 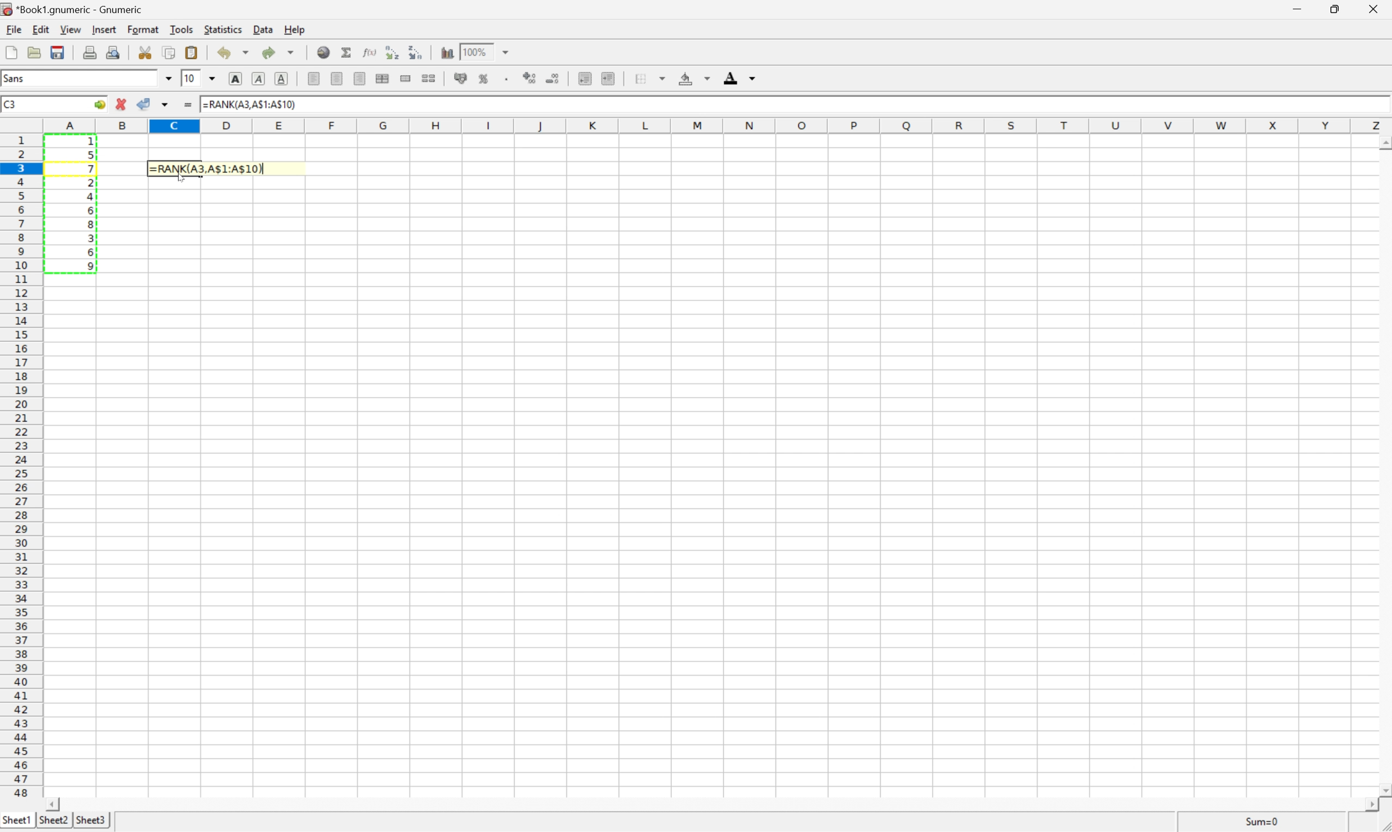 I want to click on paste, so click(x=192, y=52).